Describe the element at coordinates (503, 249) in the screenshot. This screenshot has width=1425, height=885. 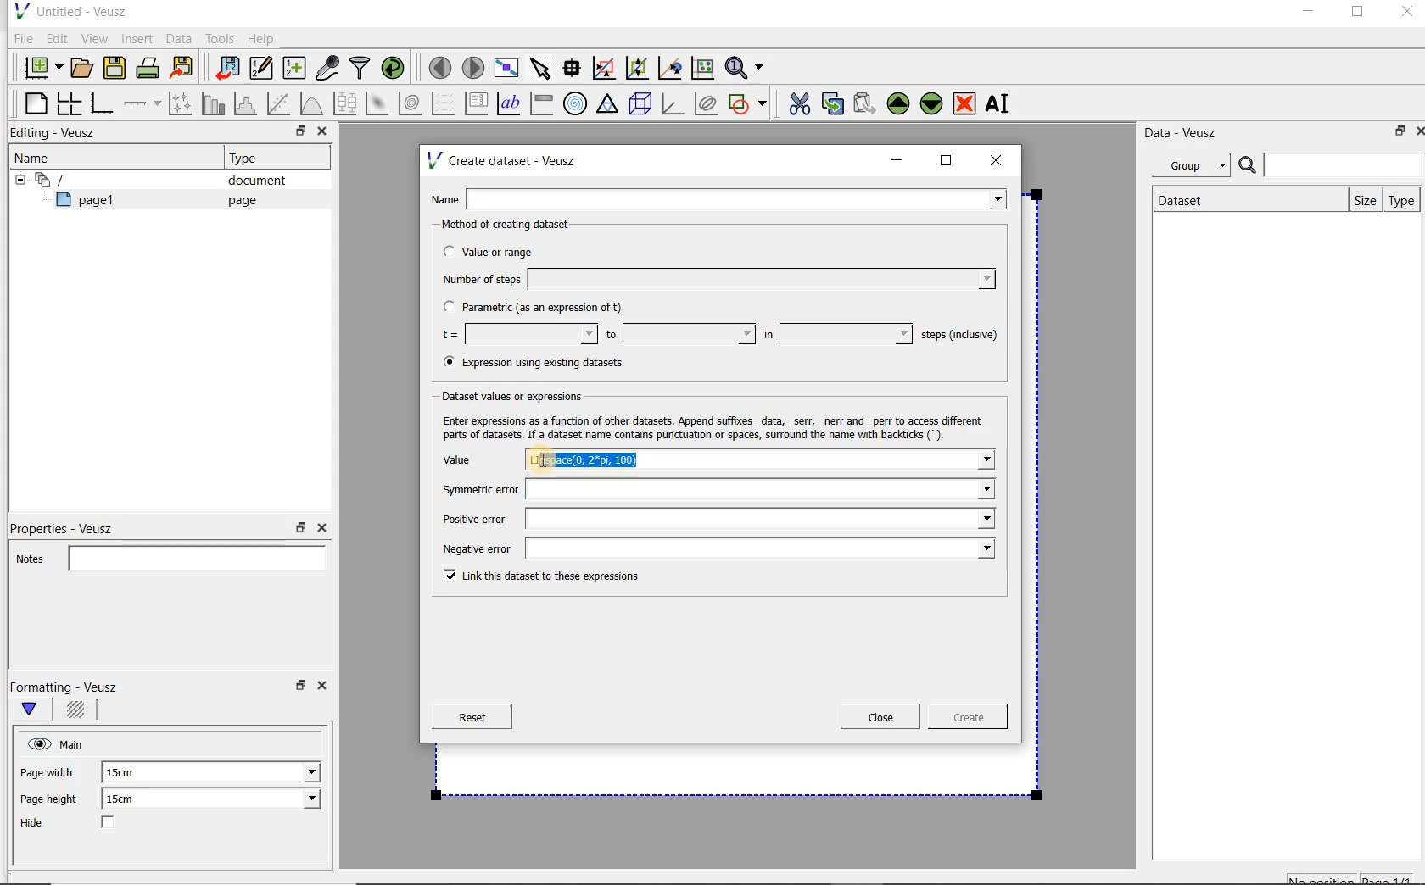
I see `Value or range` at that location.